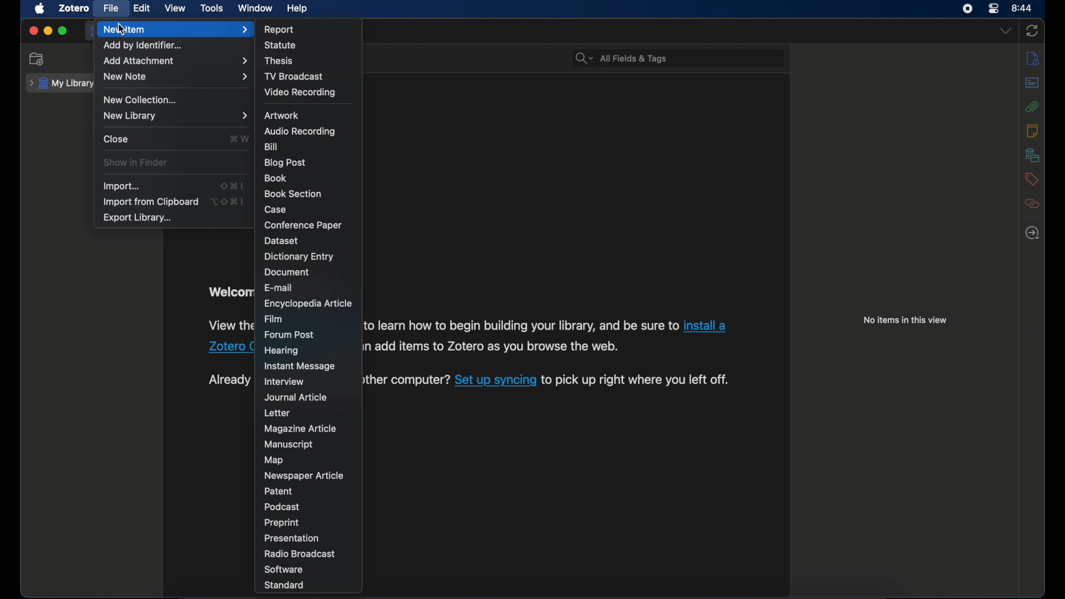 The width and height of the screenshot is (1065, 599). I want to click on software sync link, so click(496, 381).